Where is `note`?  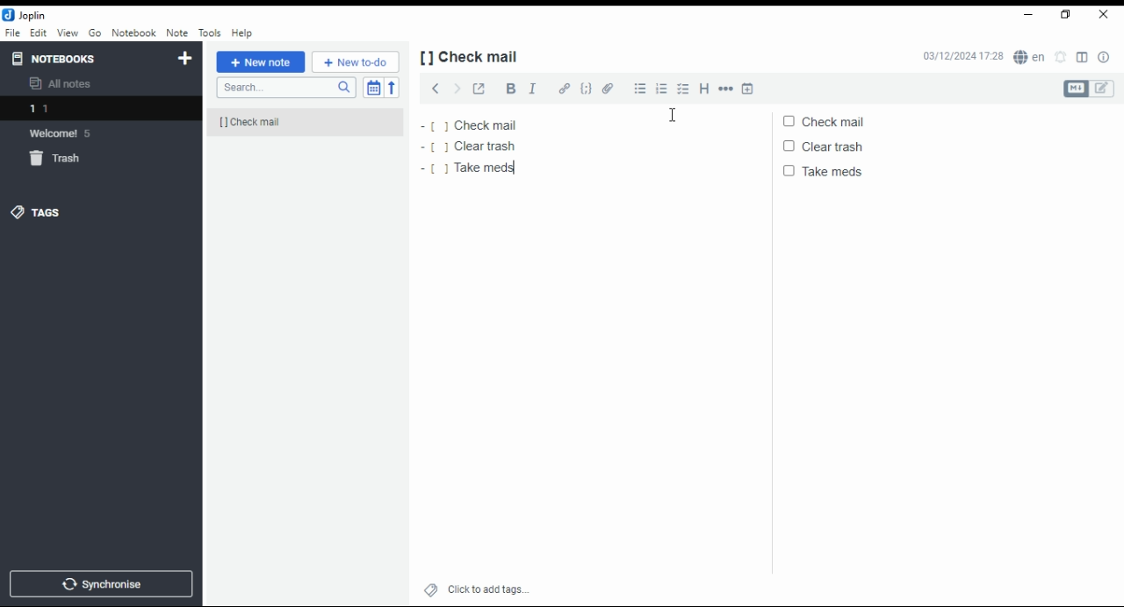 note is located at coordinates (177, 33).